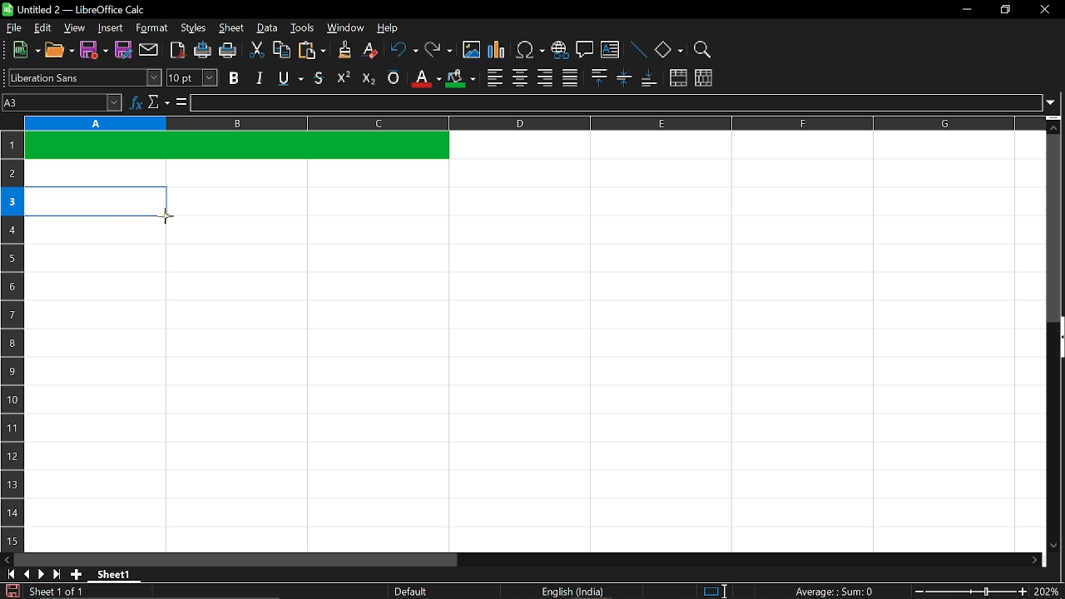  I want to click on justified, so click(570, 77).